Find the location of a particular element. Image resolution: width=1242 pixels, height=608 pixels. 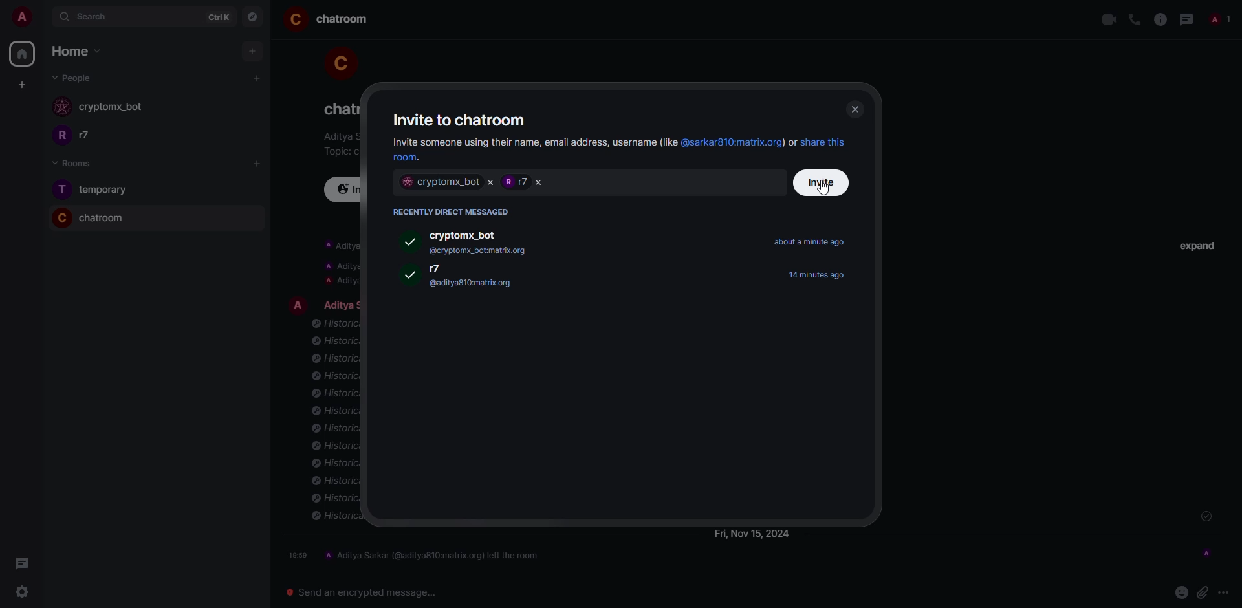

hyperlinks is located at coordinates (765, 143).